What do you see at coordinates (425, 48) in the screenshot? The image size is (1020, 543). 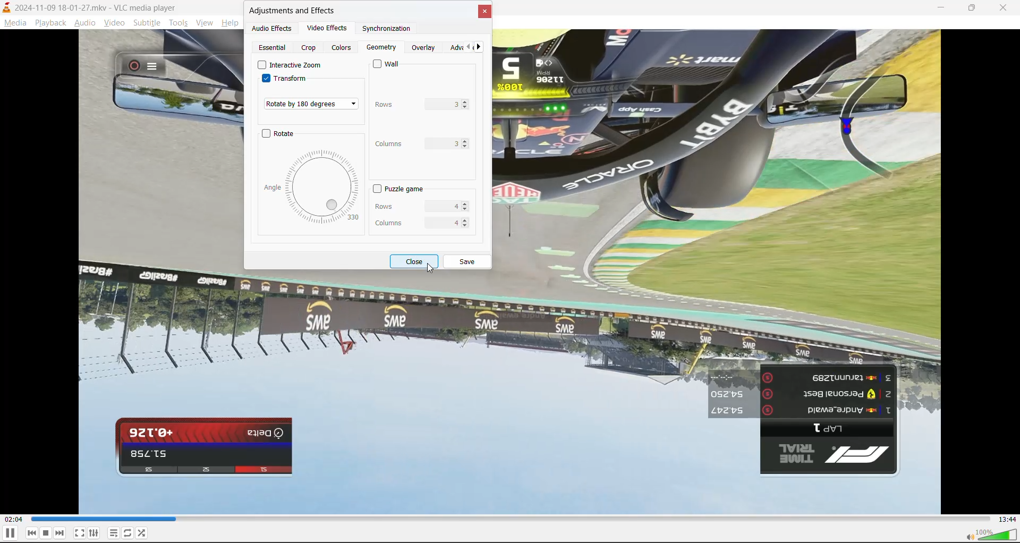 I see `overlay` at bounding box center [425, 48].